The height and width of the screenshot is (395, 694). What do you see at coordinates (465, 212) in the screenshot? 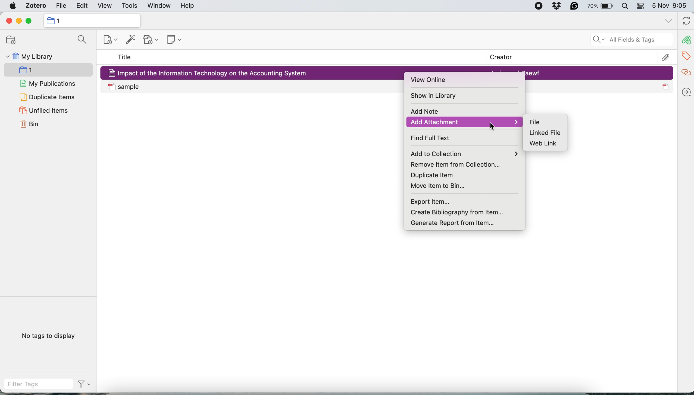
I see `create bibliography from item` at bounding box center [465, 212].